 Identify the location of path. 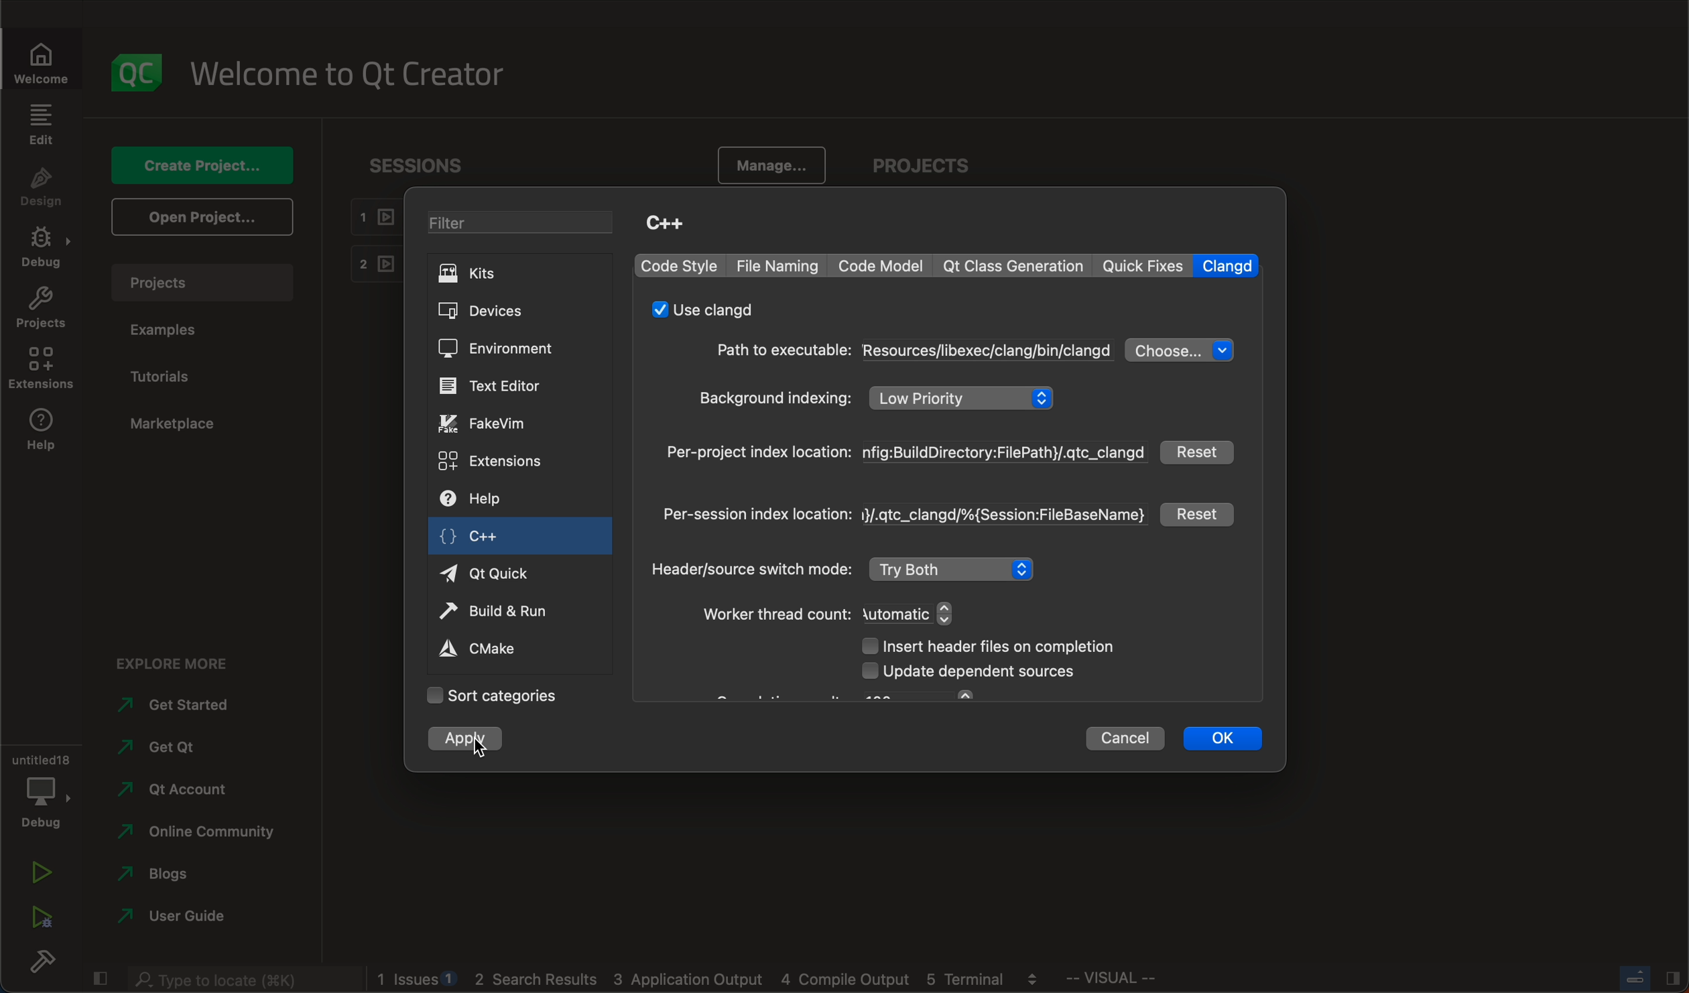
(912, 351).